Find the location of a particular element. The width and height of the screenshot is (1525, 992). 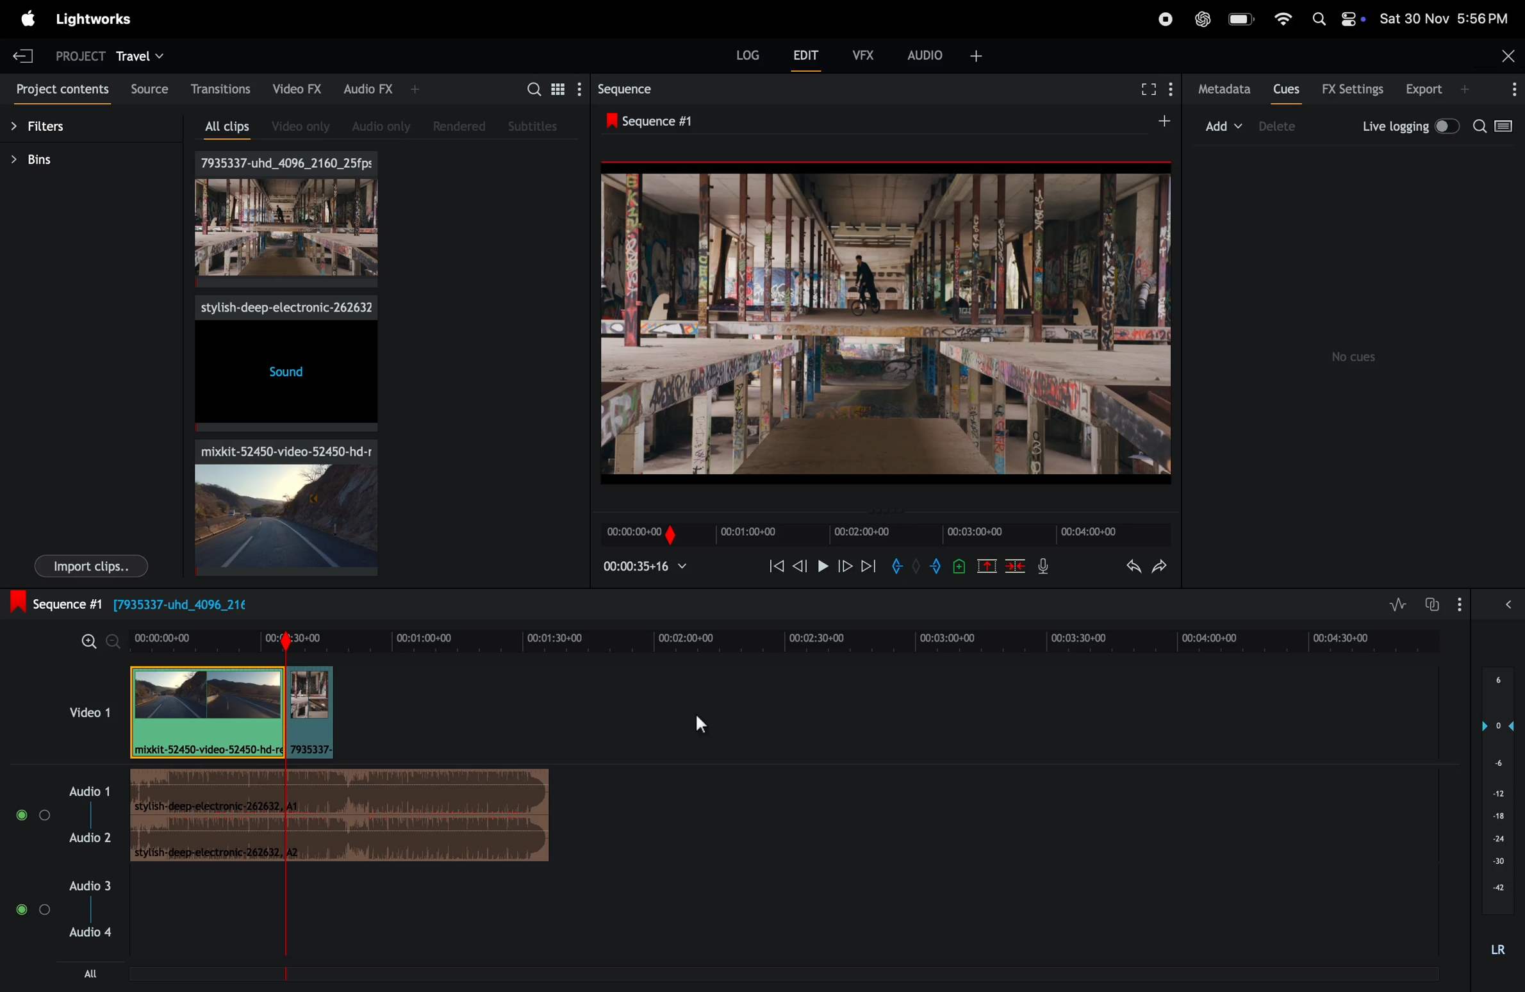

undo is located at coordinates (1125, 568).